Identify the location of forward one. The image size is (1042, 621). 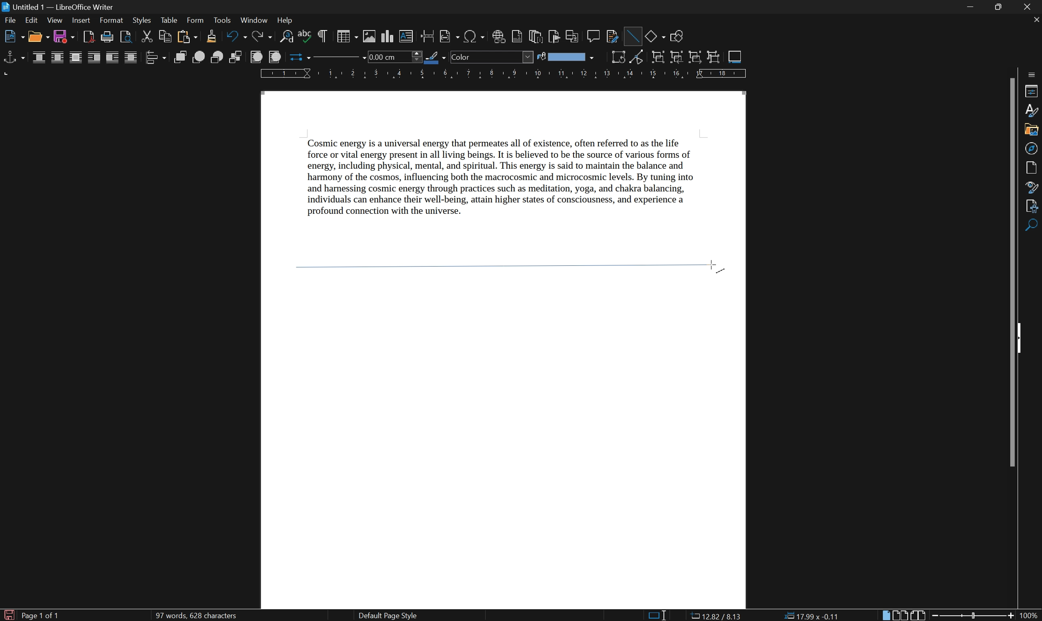
(199, 57).